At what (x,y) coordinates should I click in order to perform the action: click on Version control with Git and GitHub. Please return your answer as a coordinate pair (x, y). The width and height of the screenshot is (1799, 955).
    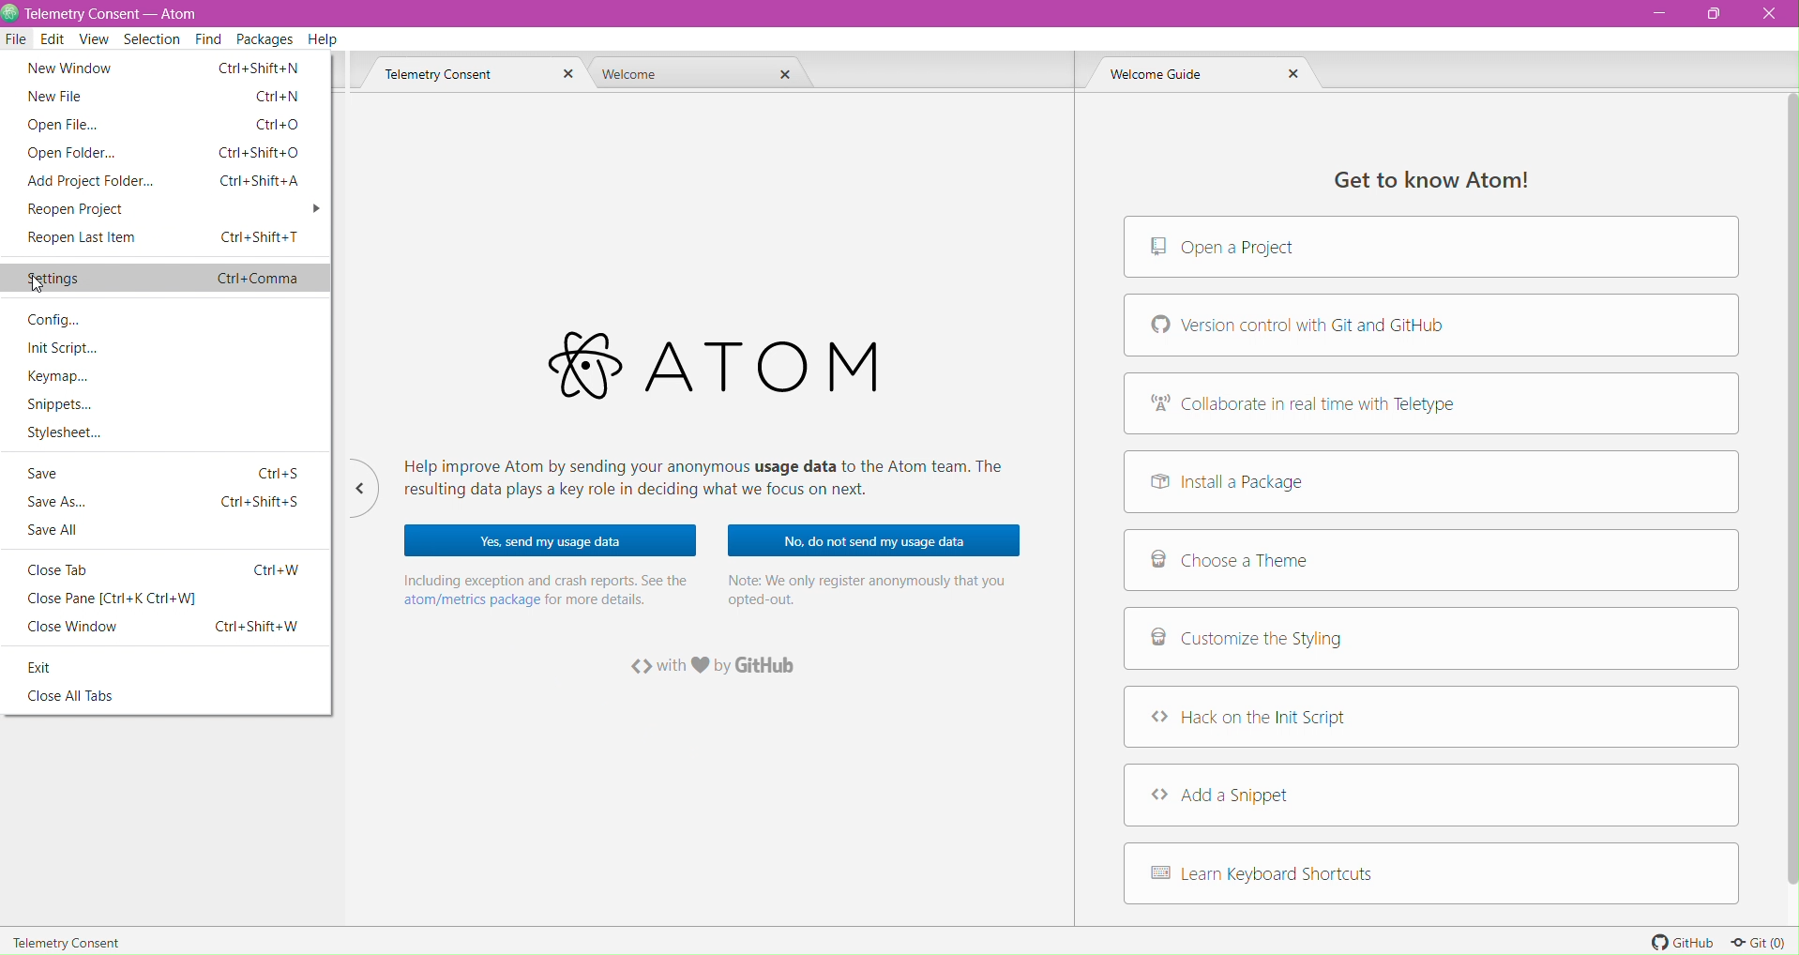
    Looking at the image, I should click on (1430, 325).